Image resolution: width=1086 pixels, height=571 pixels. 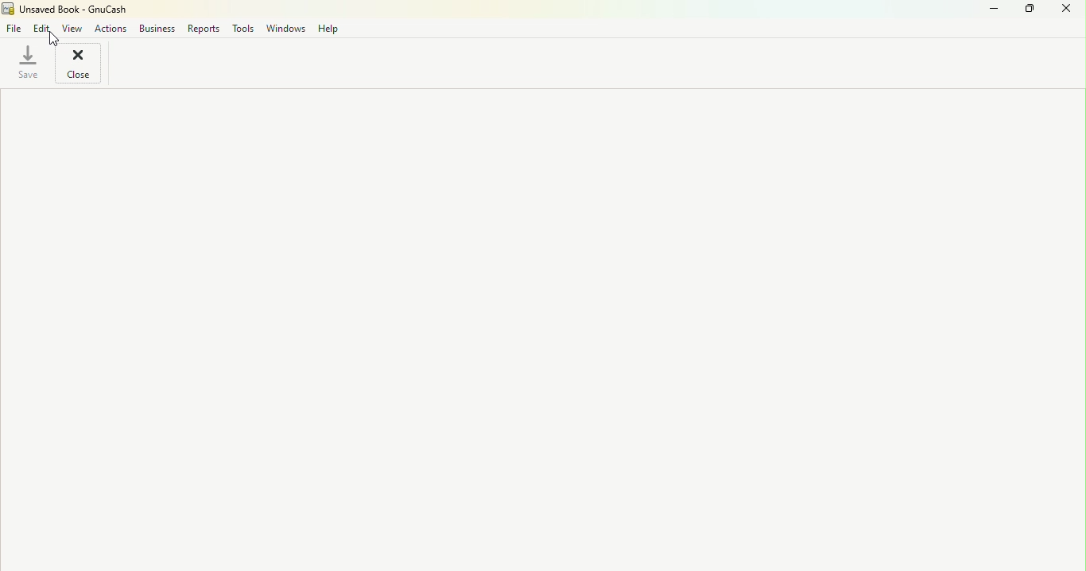 I want to click on View, so click(x=71, y=29).